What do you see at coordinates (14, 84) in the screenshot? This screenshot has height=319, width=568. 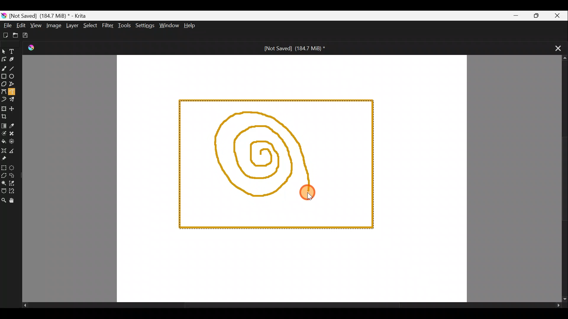 I see `Polyline tool` at bounding box center [14, 84].